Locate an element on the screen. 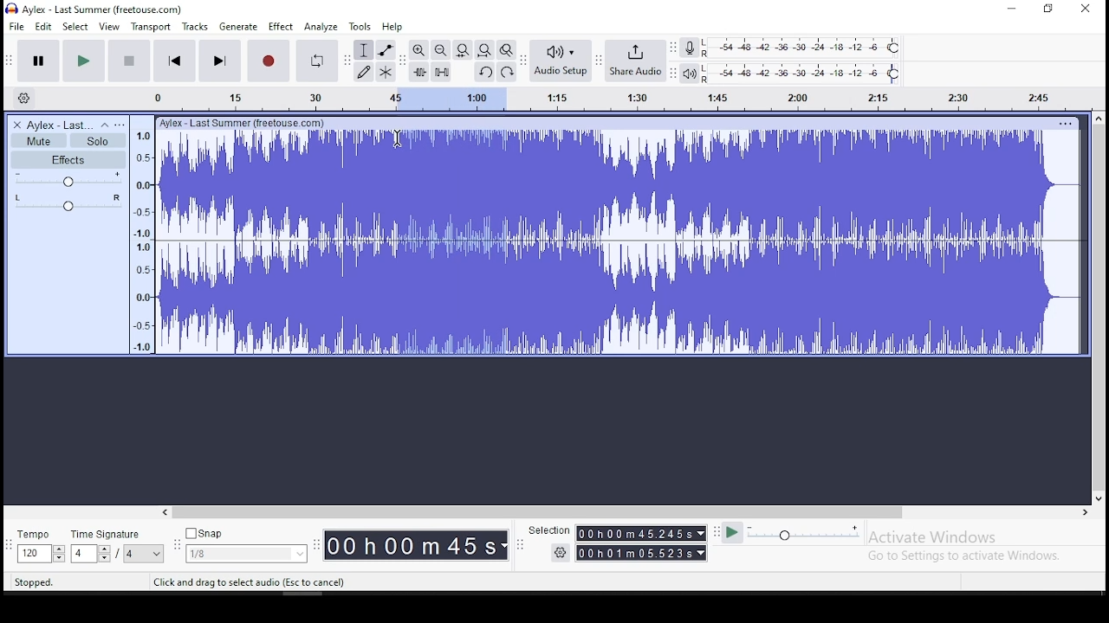  playback speed is located at coordinates (804, 534).